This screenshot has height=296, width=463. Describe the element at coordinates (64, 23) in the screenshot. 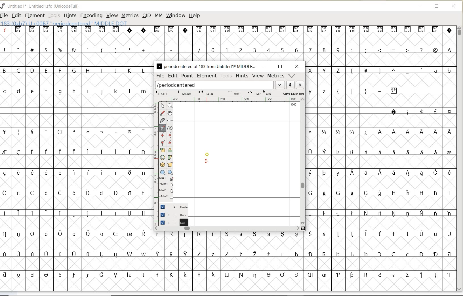

I see `glyph info` at that location.